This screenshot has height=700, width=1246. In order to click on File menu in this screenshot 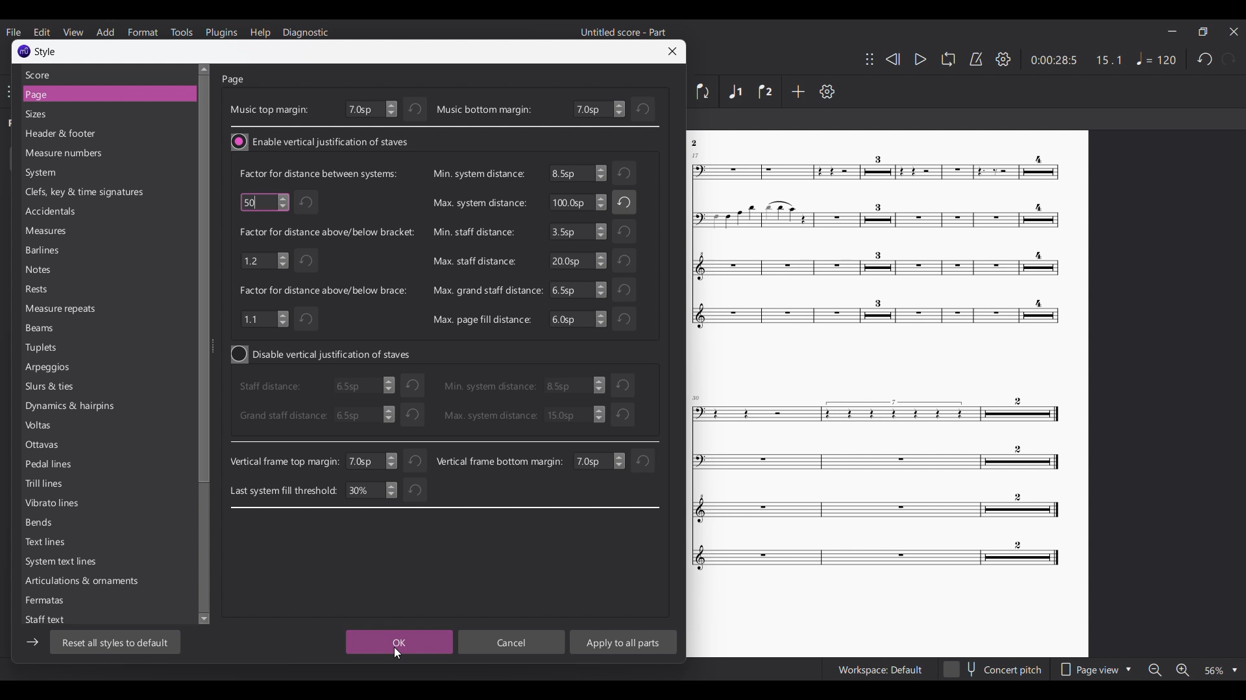, I will do `click(13, 32)`.